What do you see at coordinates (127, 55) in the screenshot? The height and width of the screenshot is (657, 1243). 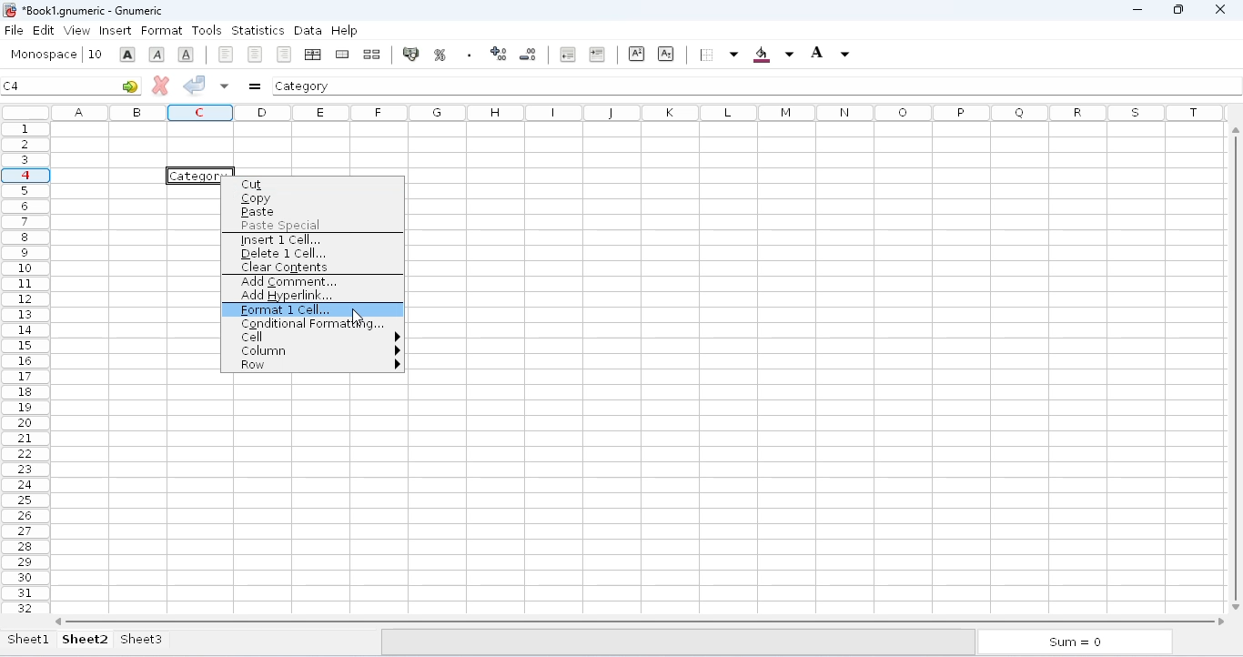 I see `bold` at bounding box center [127, 55].